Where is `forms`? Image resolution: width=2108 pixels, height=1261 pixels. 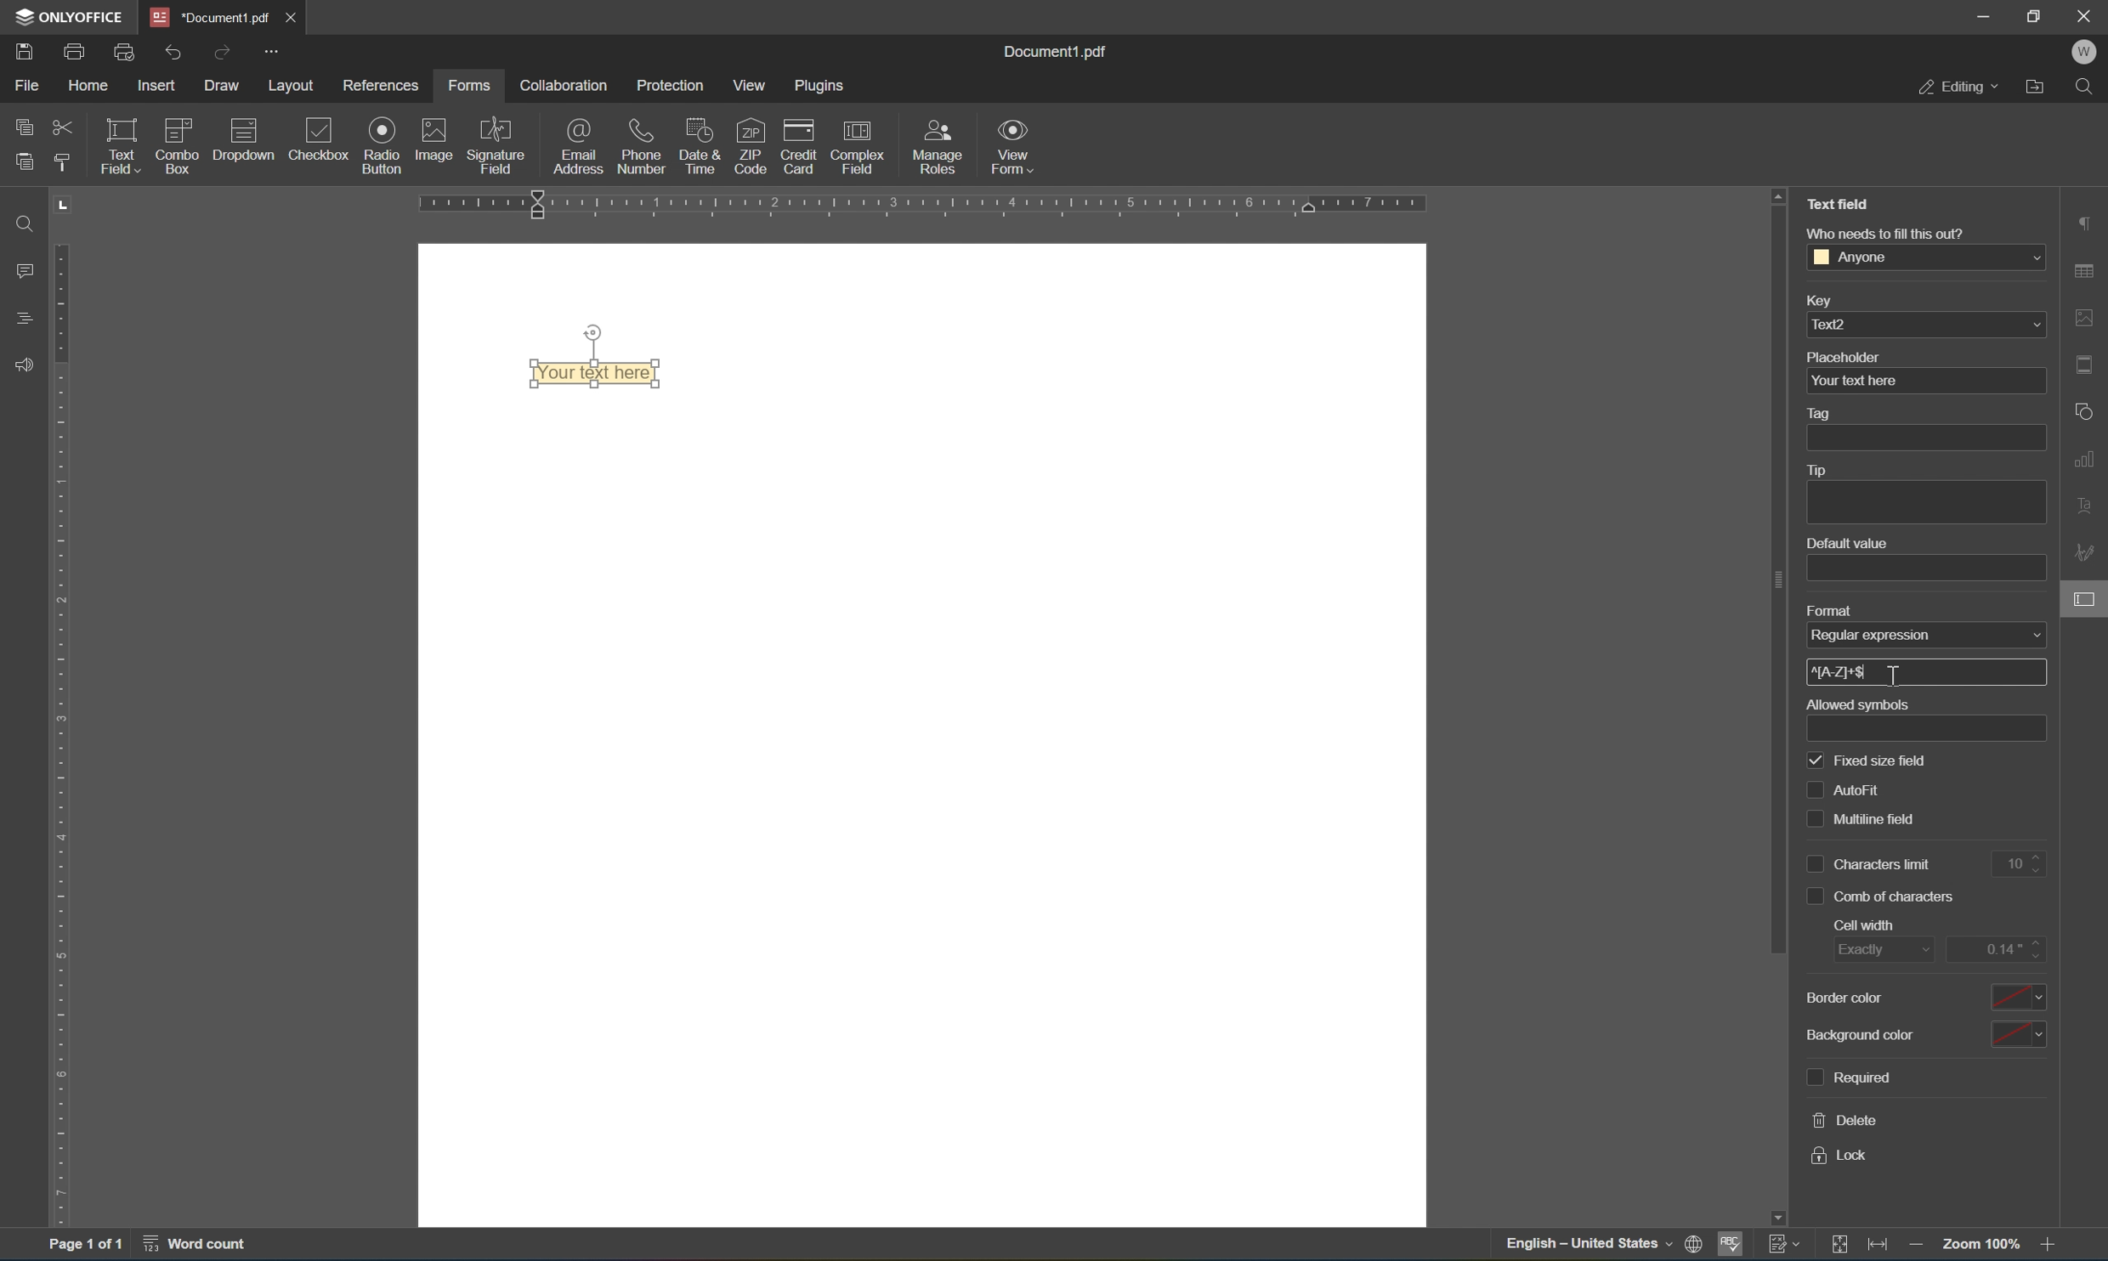 forms is located at coordinates (467, 87).